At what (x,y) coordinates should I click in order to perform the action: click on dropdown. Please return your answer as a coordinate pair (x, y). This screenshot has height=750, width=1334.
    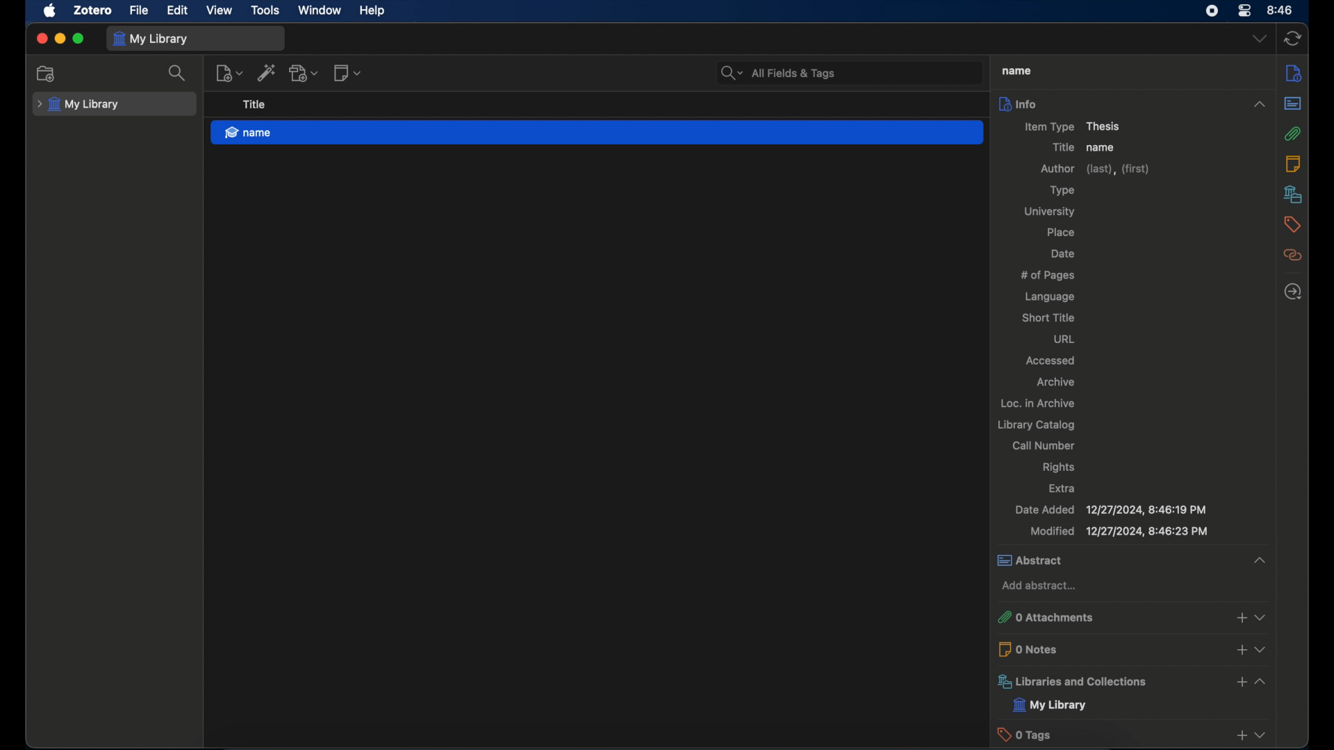
    Looking at the image, I should click on (1262, 735).